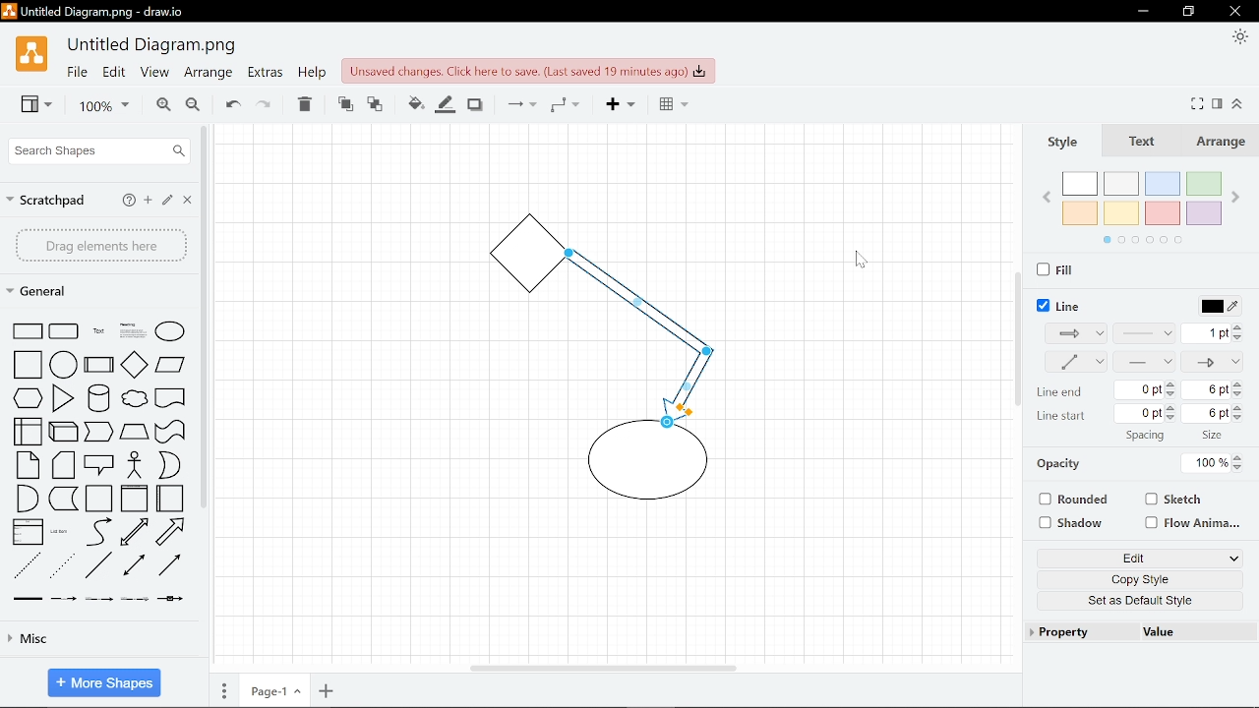 Image resolution: width=1259 pixels, height=708 pixels. Describe the element at coordinates (107, 14) in the screenshot. I see `Untitled Diagram.png - draw.io` at that location.